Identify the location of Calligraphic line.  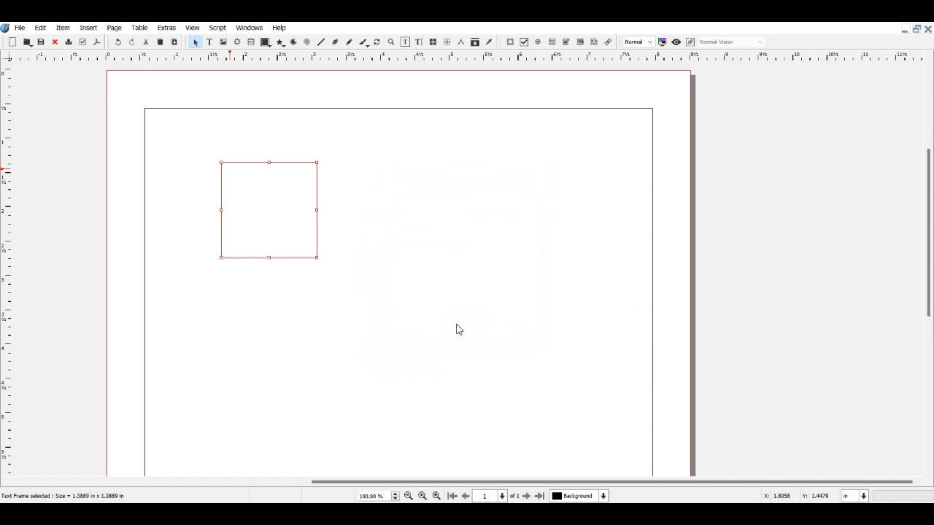
(364, 42).